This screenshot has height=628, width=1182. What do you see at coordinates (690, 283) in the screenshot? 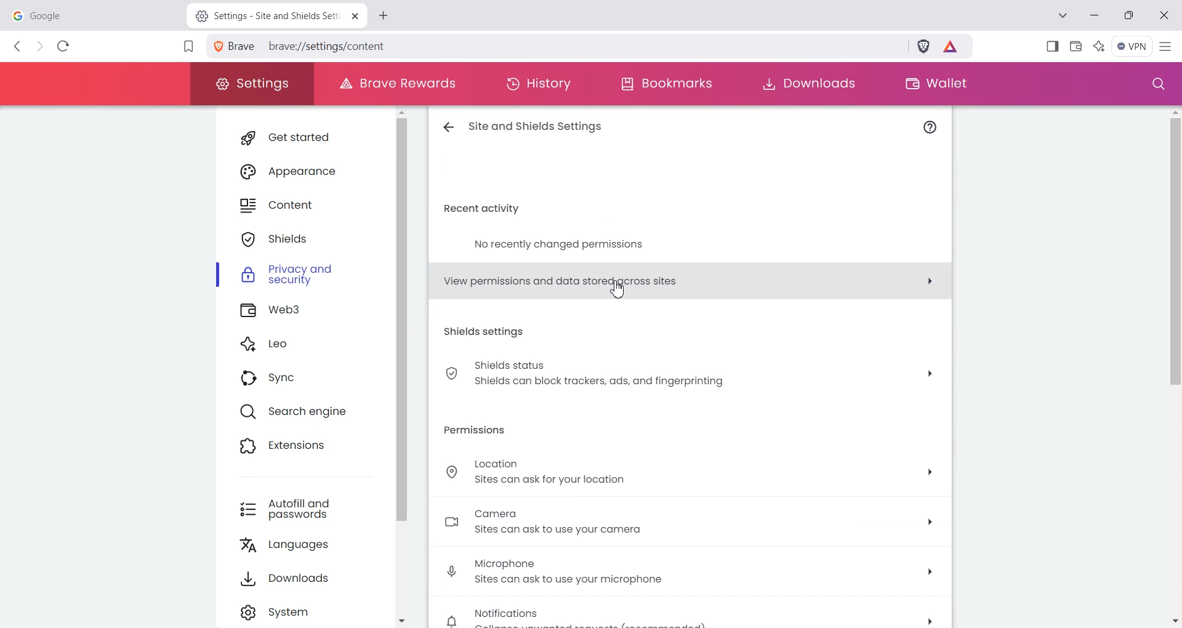
I see `View permissions and data stored across sites` at bounding box center [690, 283].